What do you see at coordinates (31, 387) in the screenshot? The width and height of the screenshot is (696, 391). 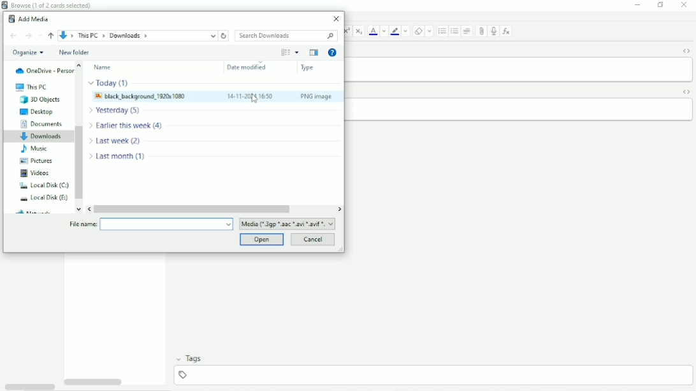 I see `Toggle HTML Editor` at bounding box center [31, 387].